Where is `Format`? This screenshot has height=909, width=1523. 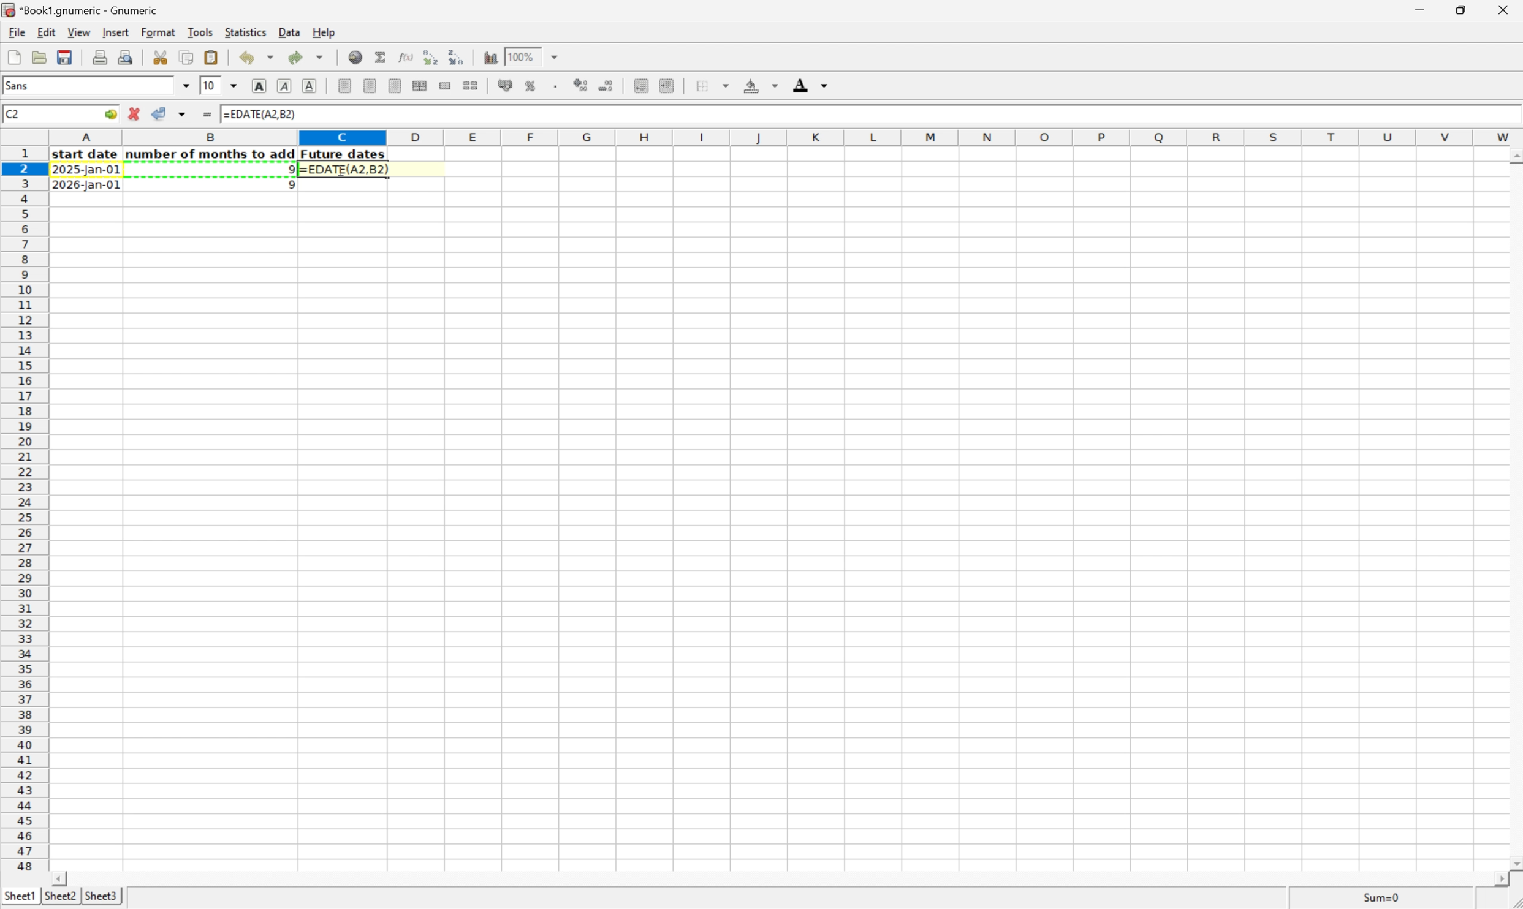 Format is located at coordinates (159, 32).